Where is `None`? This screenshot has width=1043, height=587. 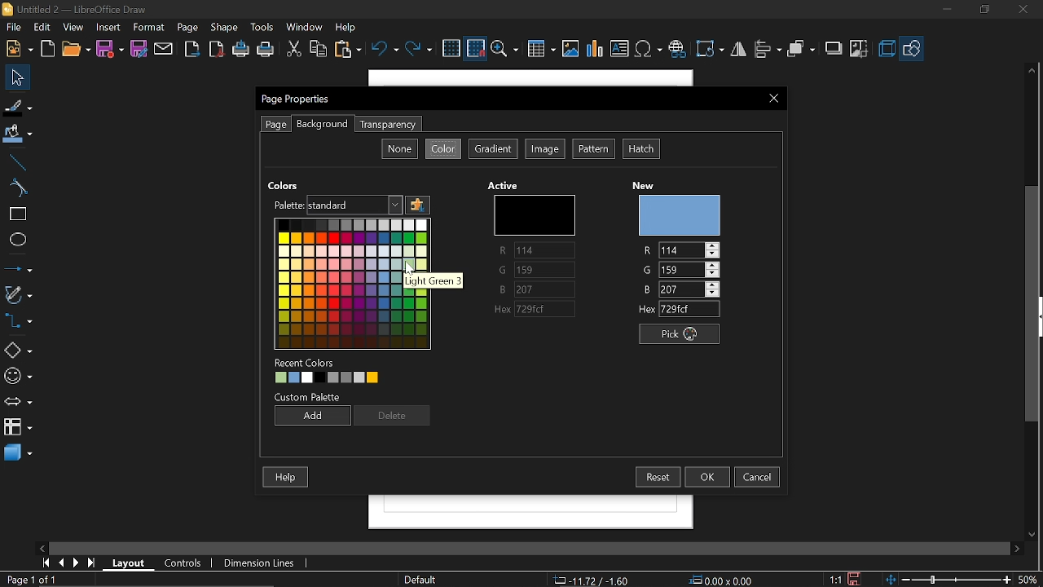 None is located at coordinates (399, 148).